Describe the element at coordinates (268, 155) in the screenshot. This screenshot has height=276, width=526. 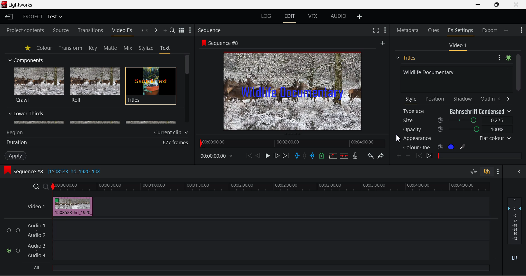
I see `Play` at that location.